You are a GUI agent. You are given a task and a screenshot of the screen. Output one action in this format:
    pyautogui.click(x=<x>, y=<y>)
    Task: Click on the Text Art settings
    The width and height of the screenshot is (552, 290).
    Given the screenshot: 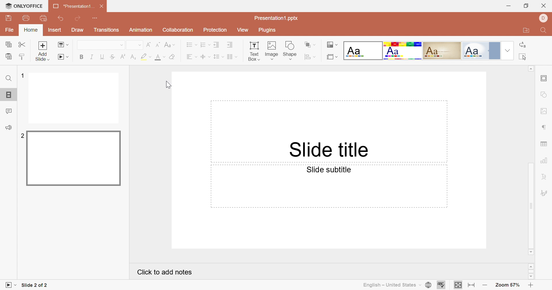 What is the action you would take?
    pyautogui.click(x=545, y=179)
    